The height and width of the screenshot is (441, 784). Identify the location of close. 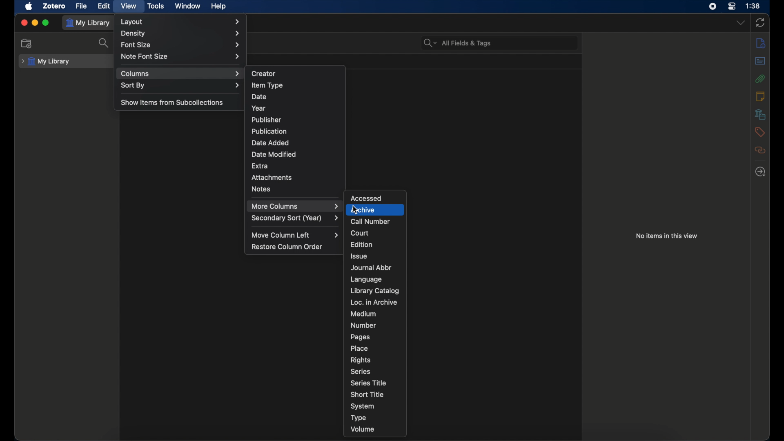
(24, 22).